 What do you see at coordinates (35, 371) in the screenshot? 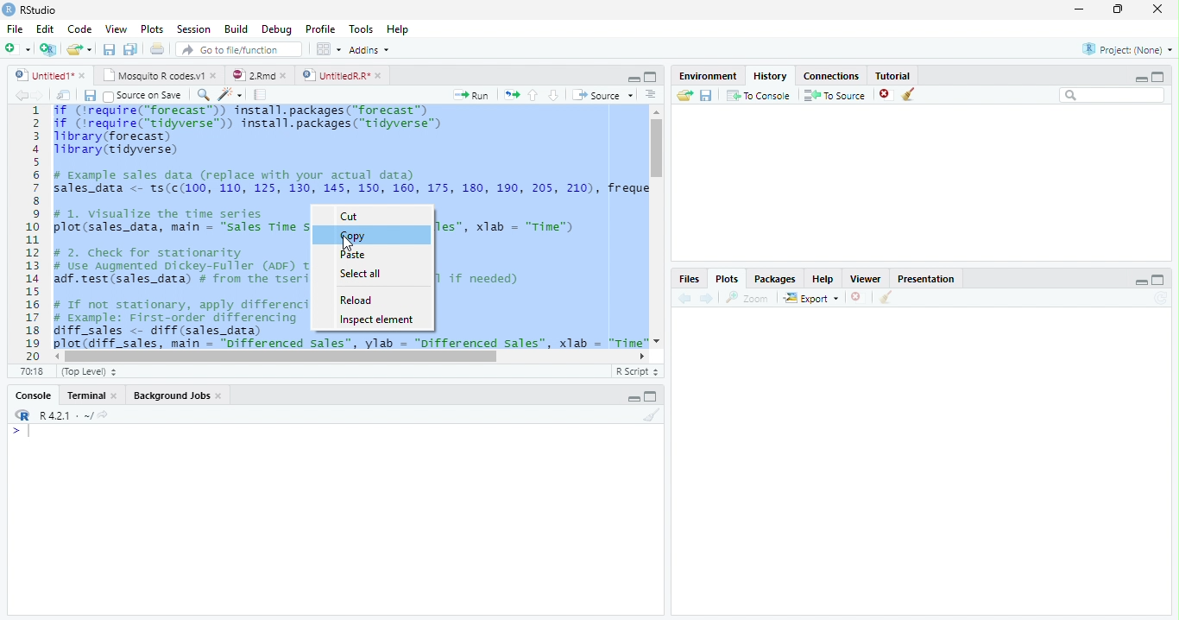
I see `1:1` at bounding box center [35, 371].